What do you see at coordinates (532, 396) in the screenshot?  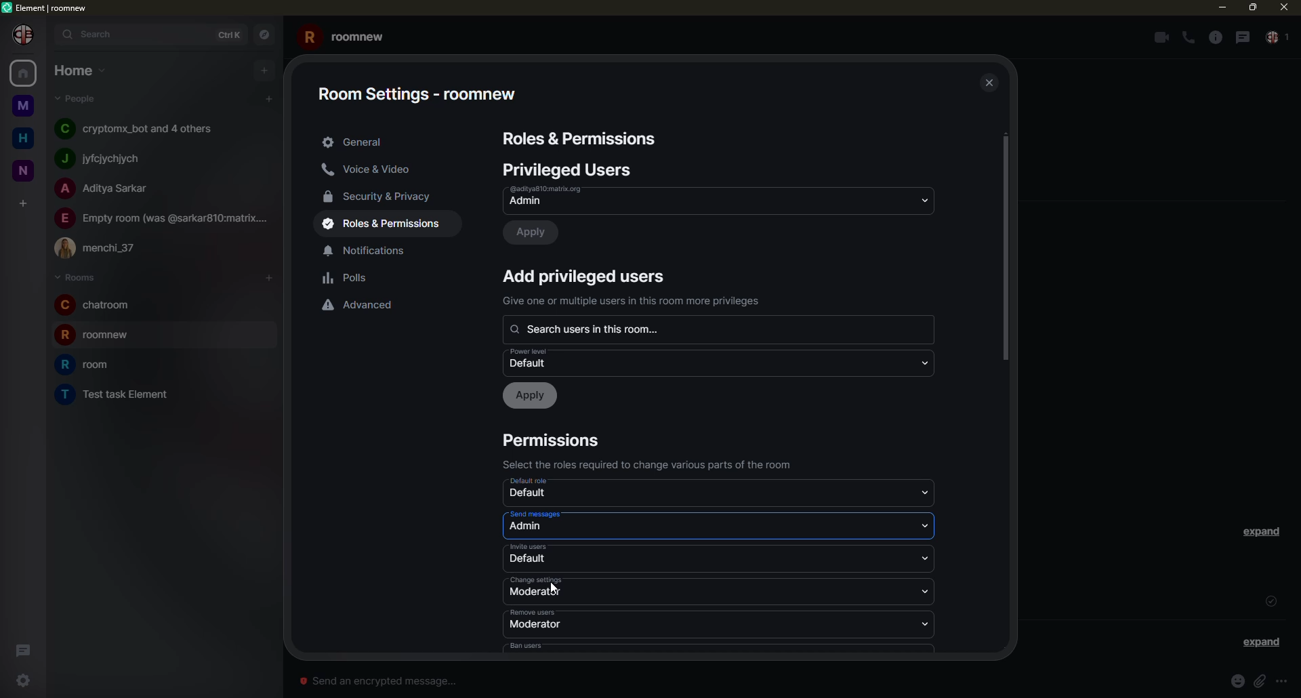 I see `apply` at bounding box center [532, 396].